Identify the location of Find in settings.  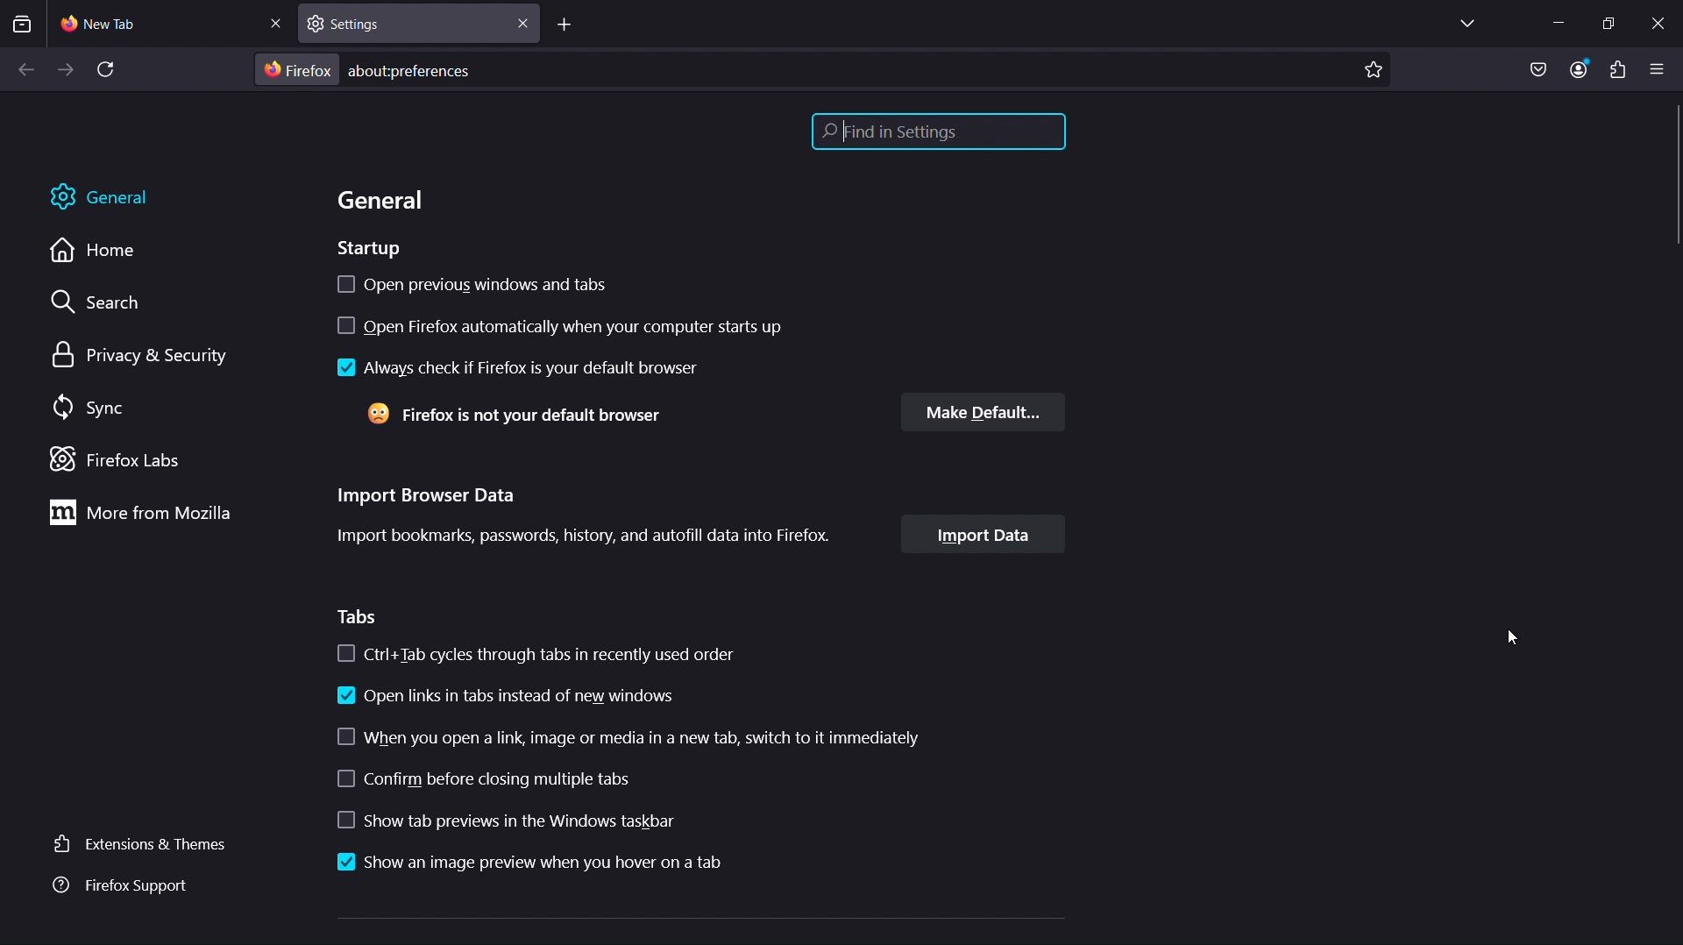
(939, 131).